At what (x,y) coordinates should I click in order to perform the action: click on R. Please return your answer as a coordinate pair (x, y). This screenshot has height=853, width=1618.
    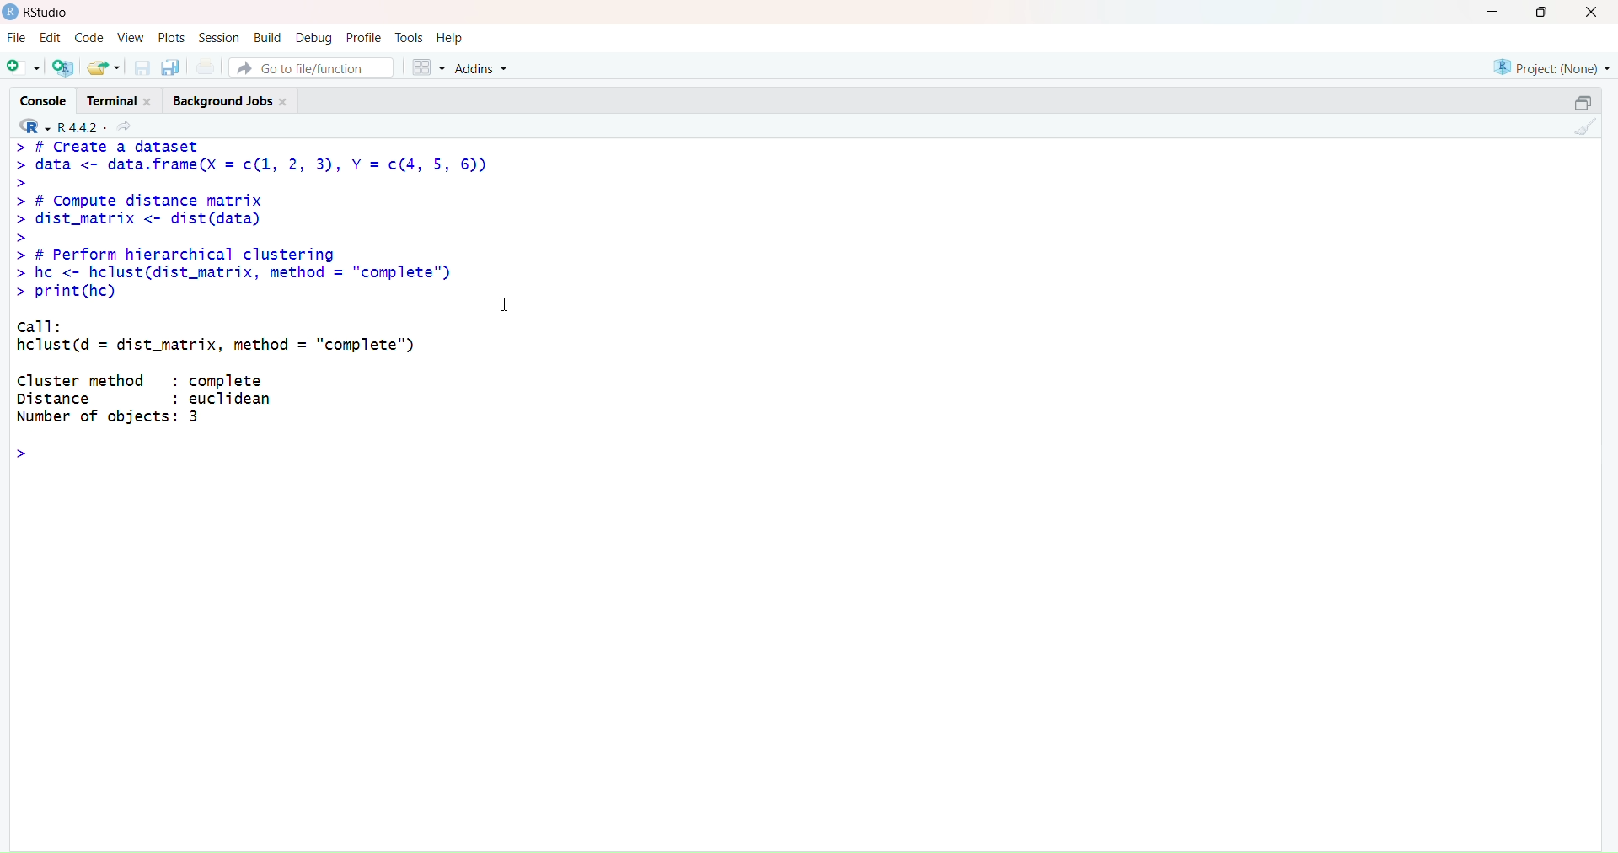
    Looking at the image, I should click on (30, 127).